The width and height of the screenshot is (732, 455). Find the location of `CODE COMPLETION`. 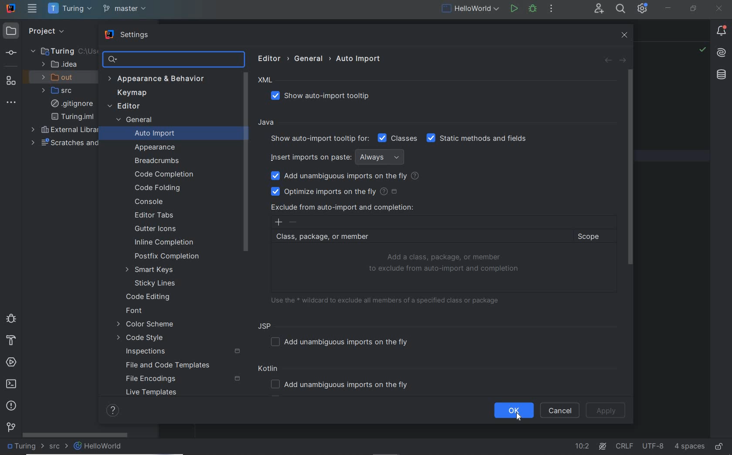

CODE COMPLETION is located at coordinates (163, 173).